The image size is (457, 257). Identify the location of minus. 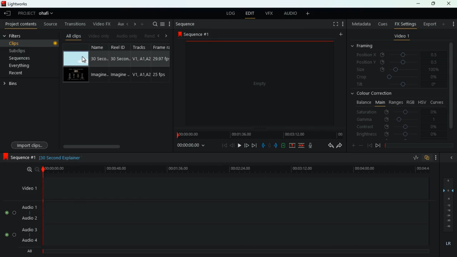
(362, 146).